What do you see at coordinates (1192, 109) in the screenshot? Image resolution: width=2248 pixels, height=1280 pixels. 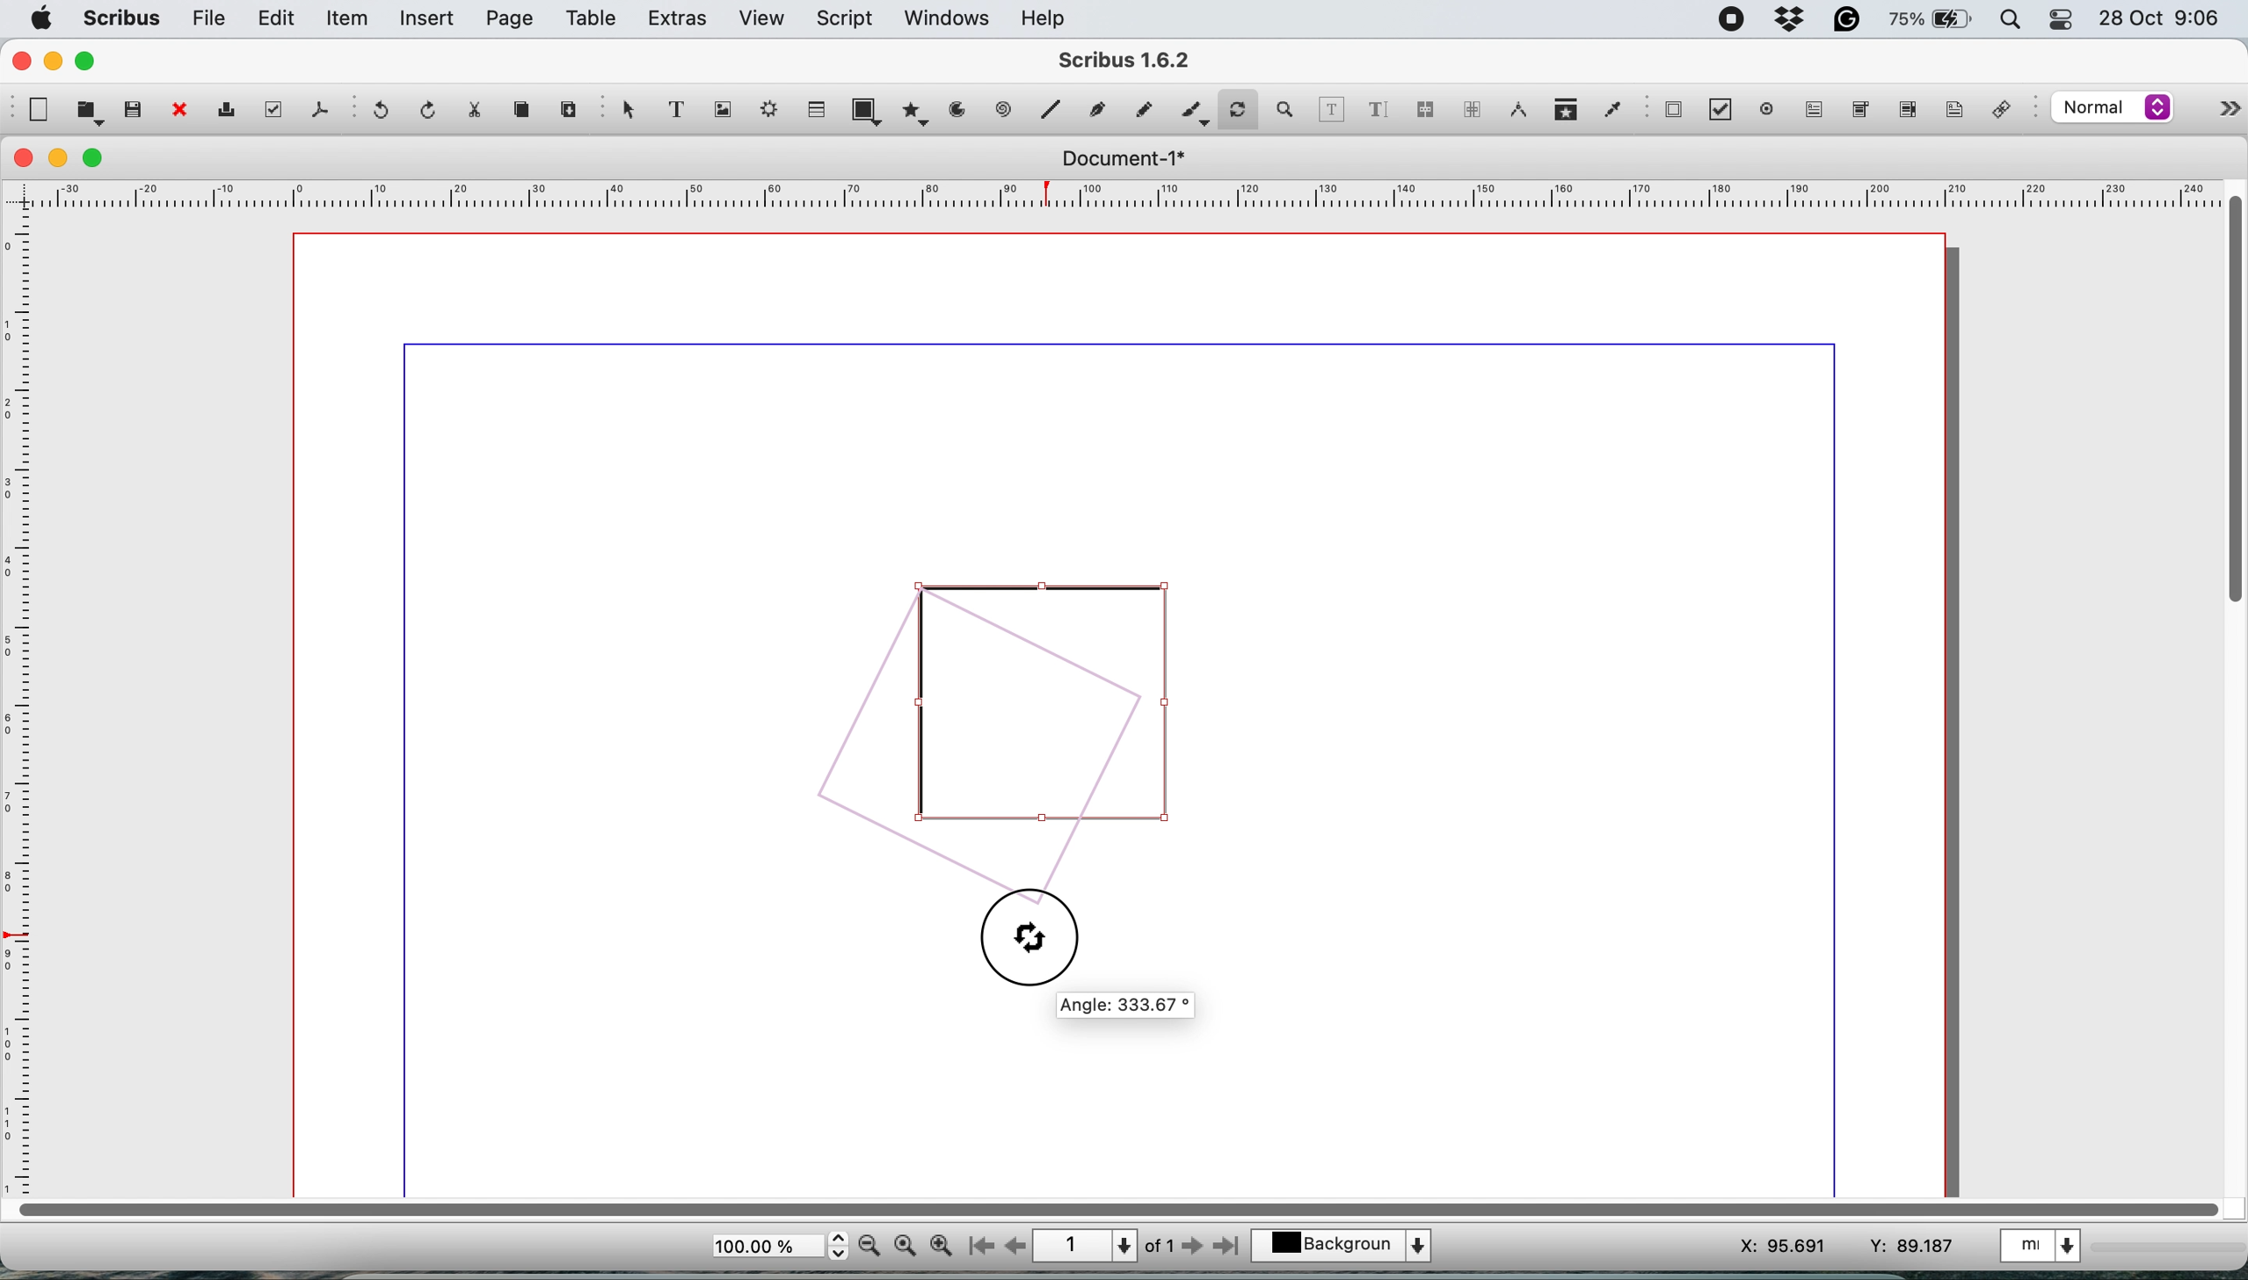 I see `calligraphic line` at bounding box center [1192, 109].